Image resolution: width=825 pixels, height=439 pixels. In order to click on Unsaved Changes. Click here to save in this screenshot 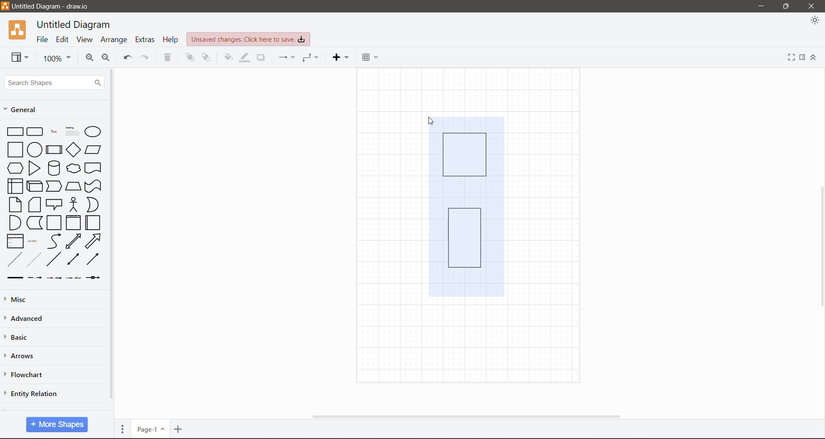, I will do `click(248, 40)`.